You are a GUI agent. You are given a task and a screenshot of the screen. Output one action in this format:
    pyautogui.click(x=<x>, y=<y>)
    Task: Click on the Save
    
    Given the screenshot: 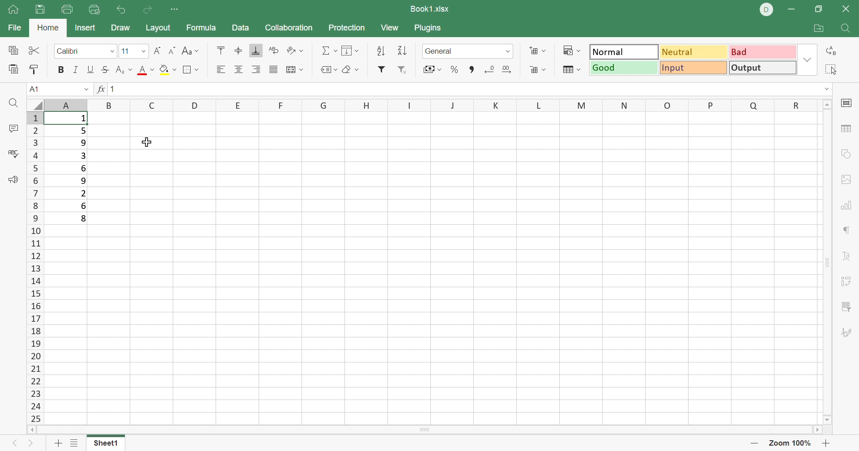 What is the action you would take?
    pyautogui.click(x=43, y=10)
    